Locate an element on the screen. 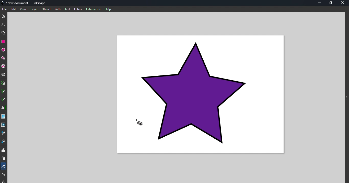  view is located at coordinates (23, 9).